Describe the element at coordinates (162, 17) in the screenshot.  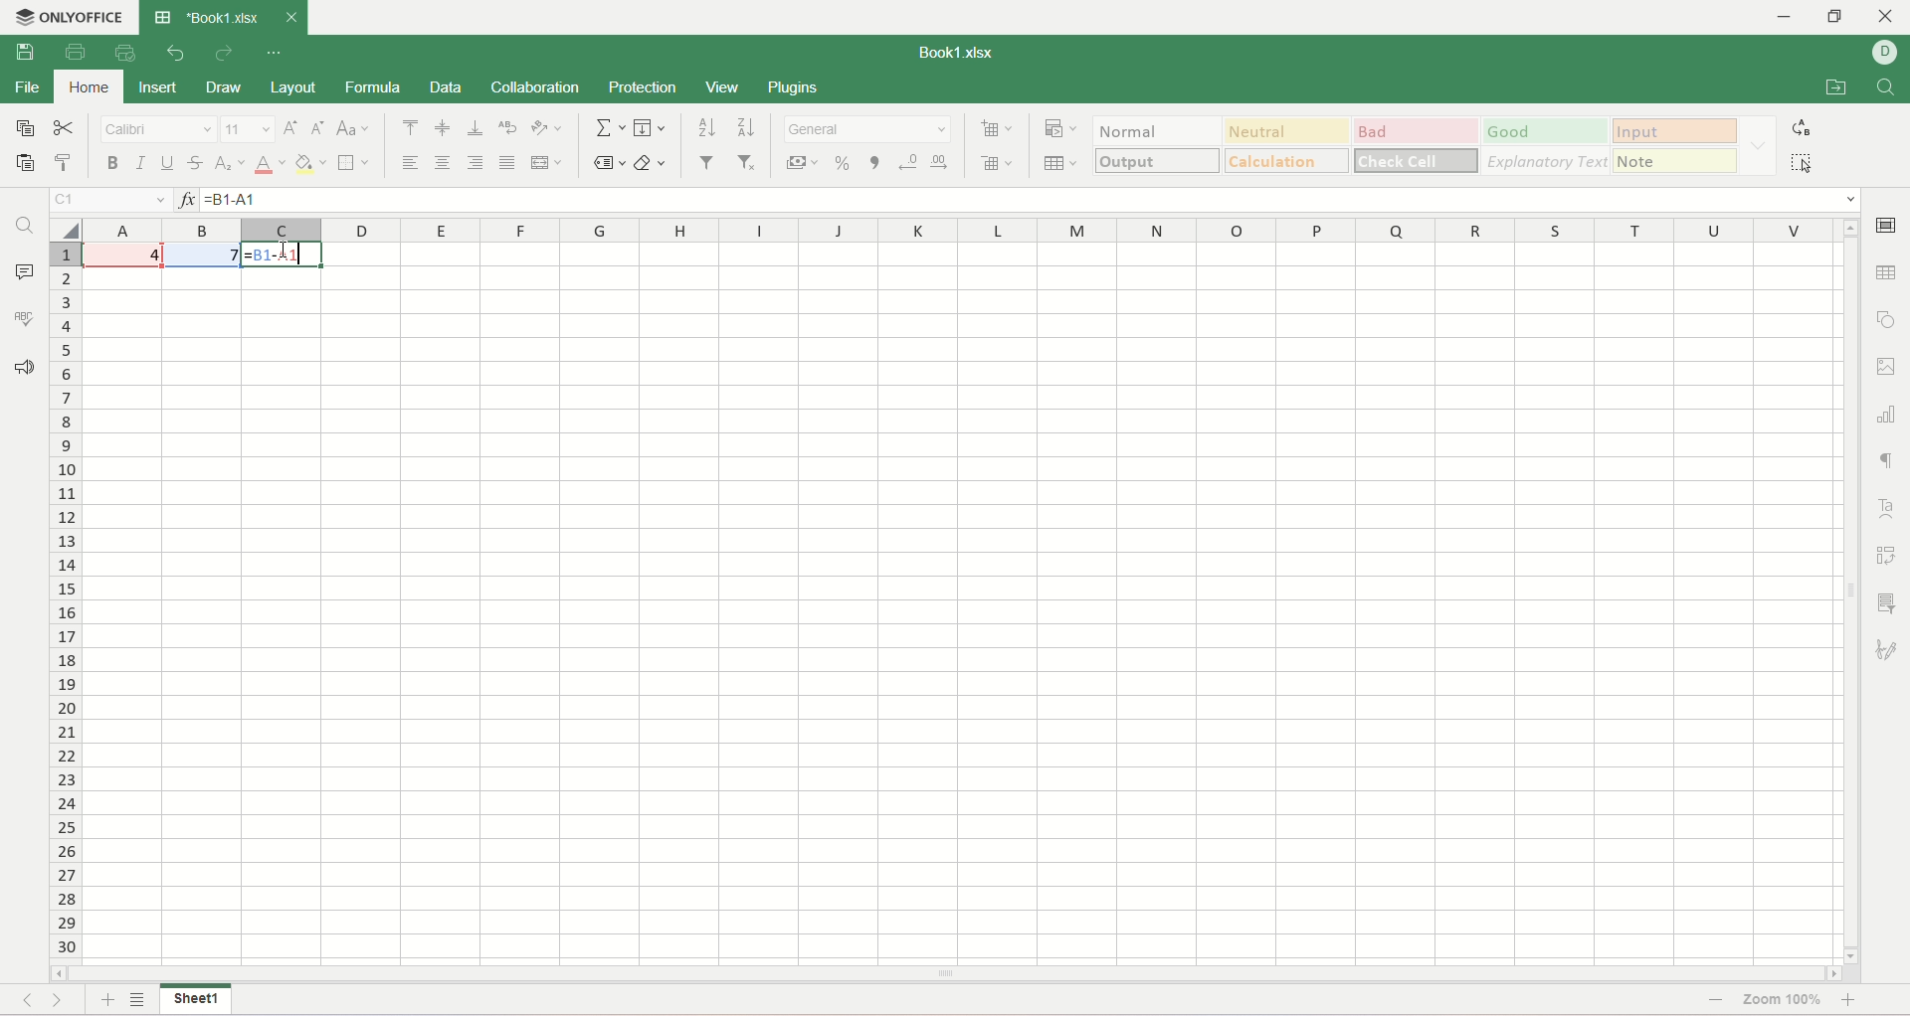
I see `application icon` at that location.